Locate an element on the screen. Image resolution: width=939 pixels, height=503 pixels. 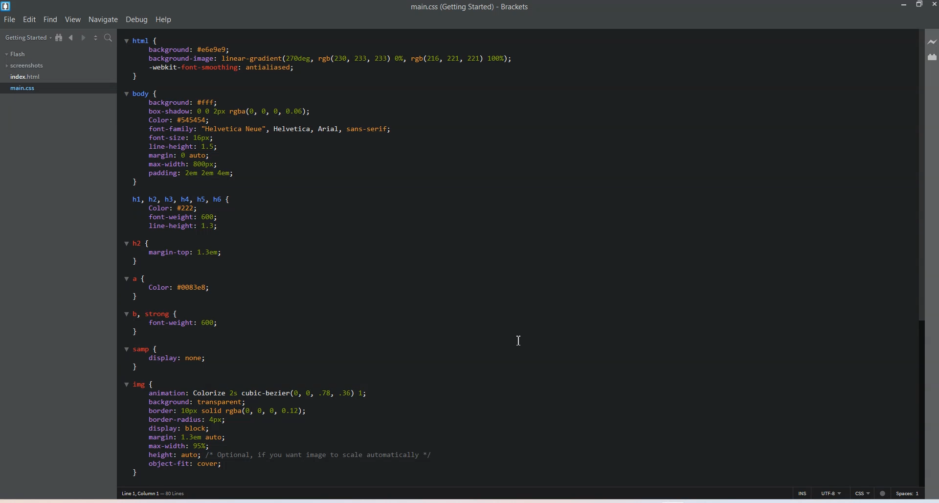
Debug is located at coordinates (137, 20).